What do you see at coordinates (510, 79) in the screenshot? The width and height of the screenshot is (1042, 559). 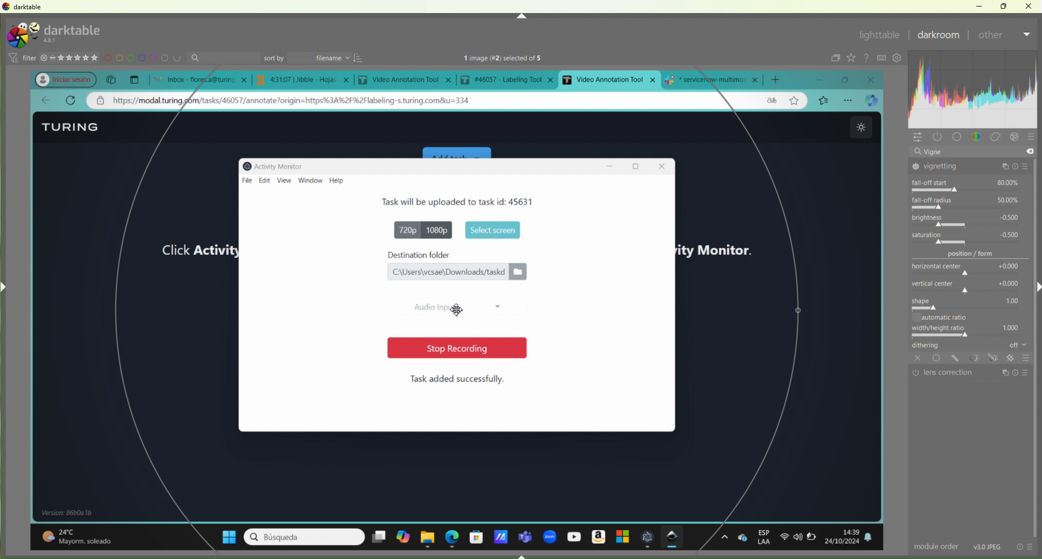 I see `tab` at bounding box center [510, 79].